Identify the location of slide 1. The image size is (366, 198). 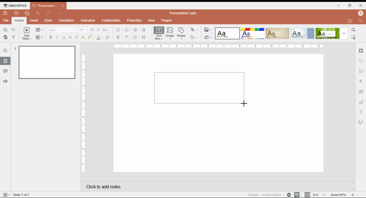
(47, 63).